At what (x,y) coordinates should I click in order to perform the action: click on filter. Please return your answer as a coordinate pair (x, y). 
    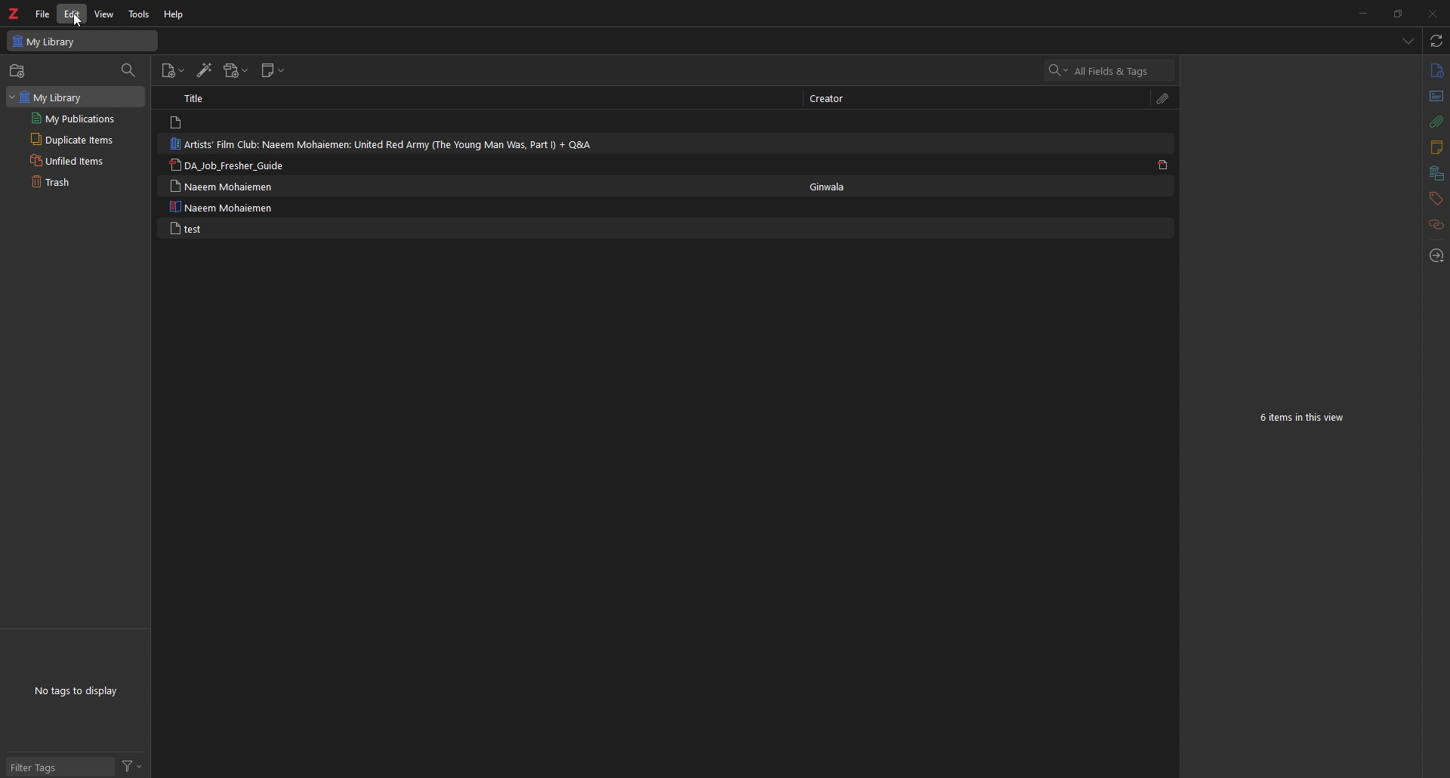
    Looking at the image, I should click on (134, 767).